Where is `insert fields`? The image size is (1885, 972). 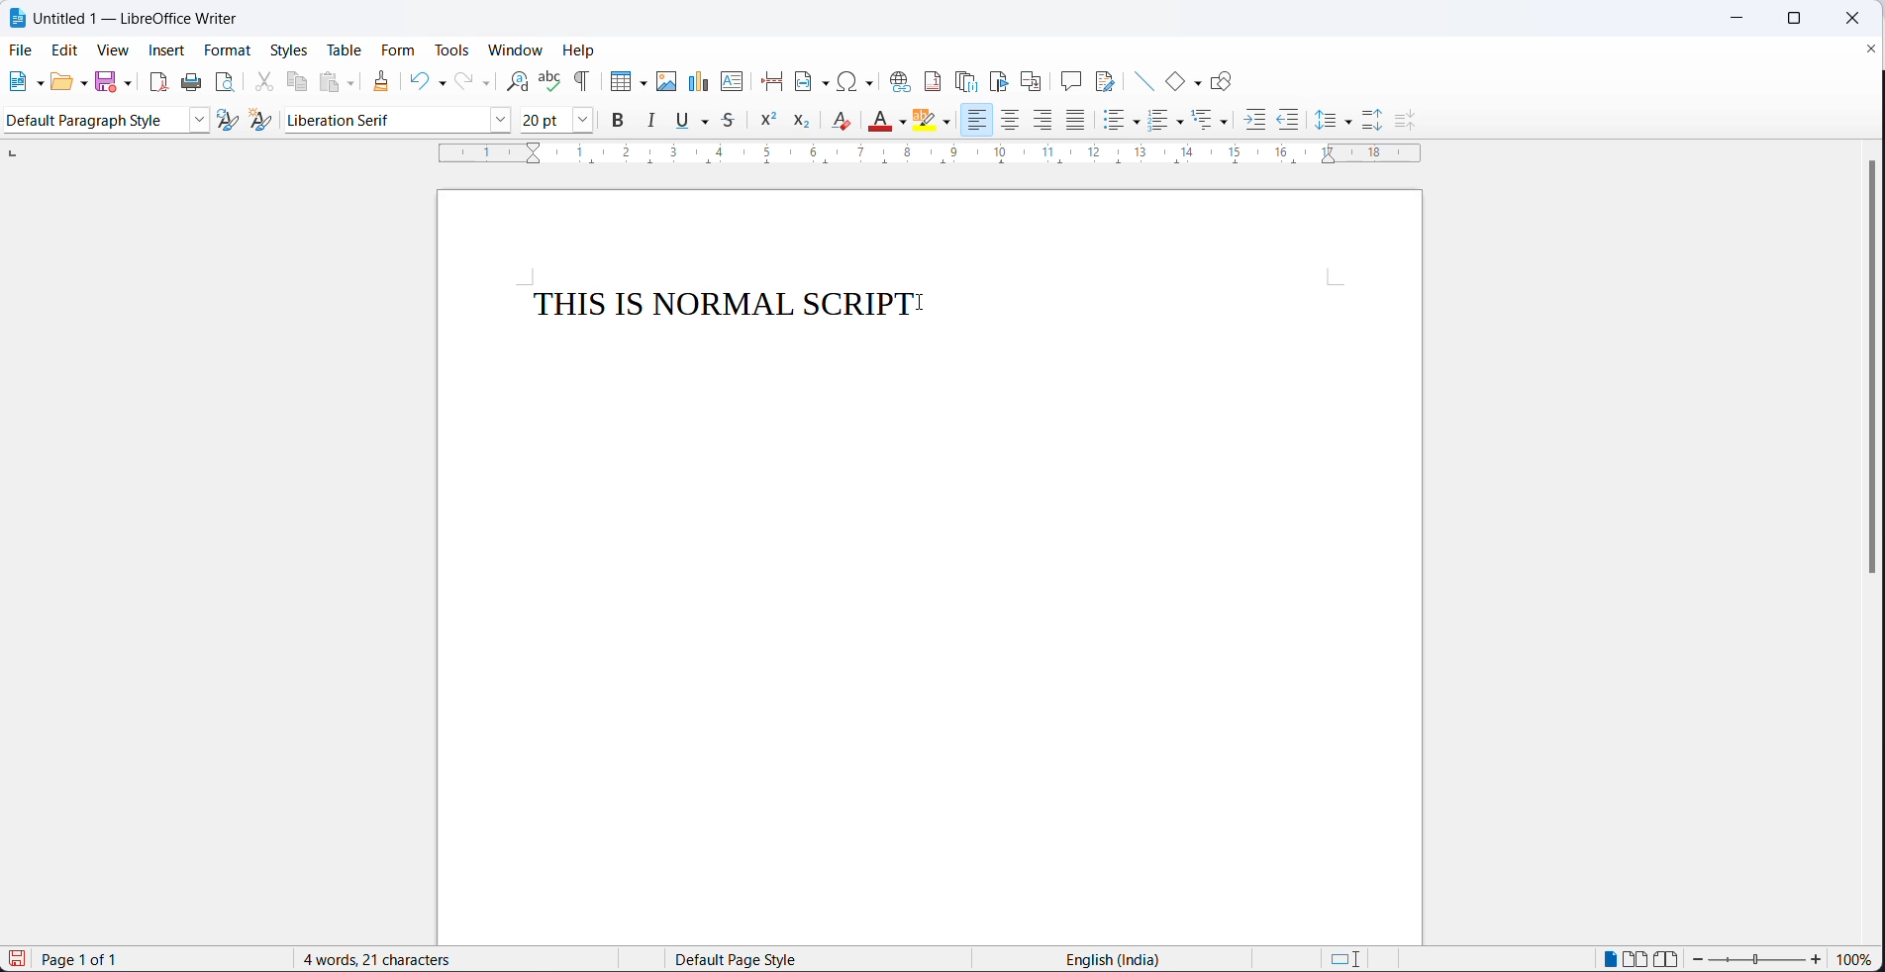
insert fields is located at coordinates (811, 78).